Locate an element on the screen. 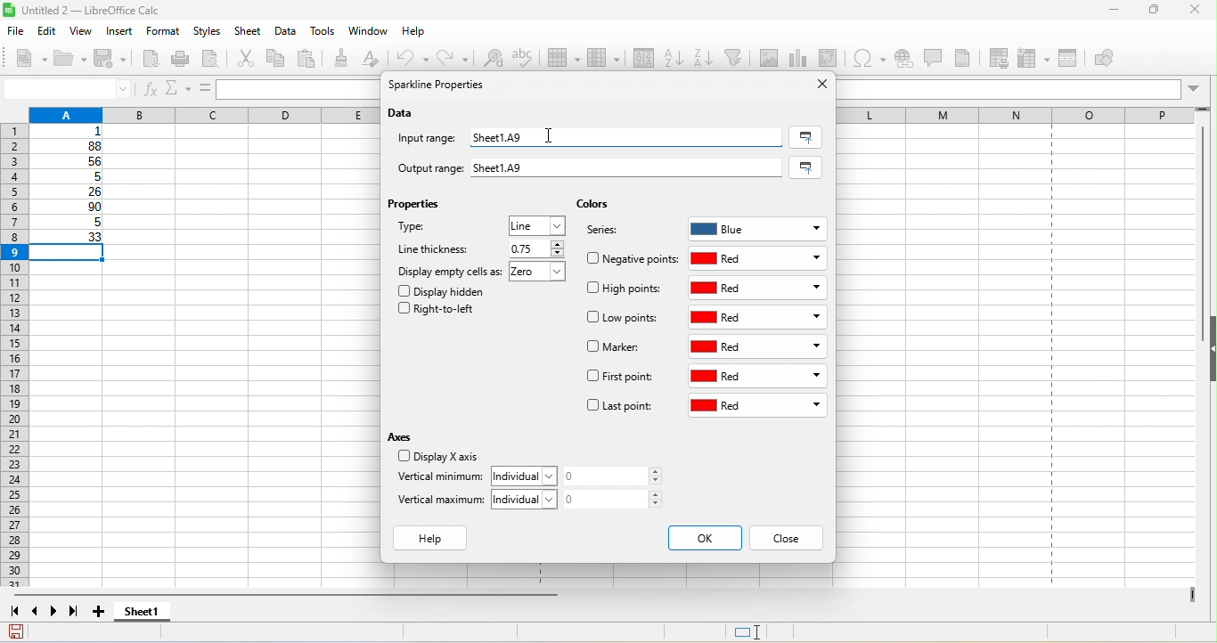 This screenshot has width=1217, height=643. input range is located at coordinates (429, 140).